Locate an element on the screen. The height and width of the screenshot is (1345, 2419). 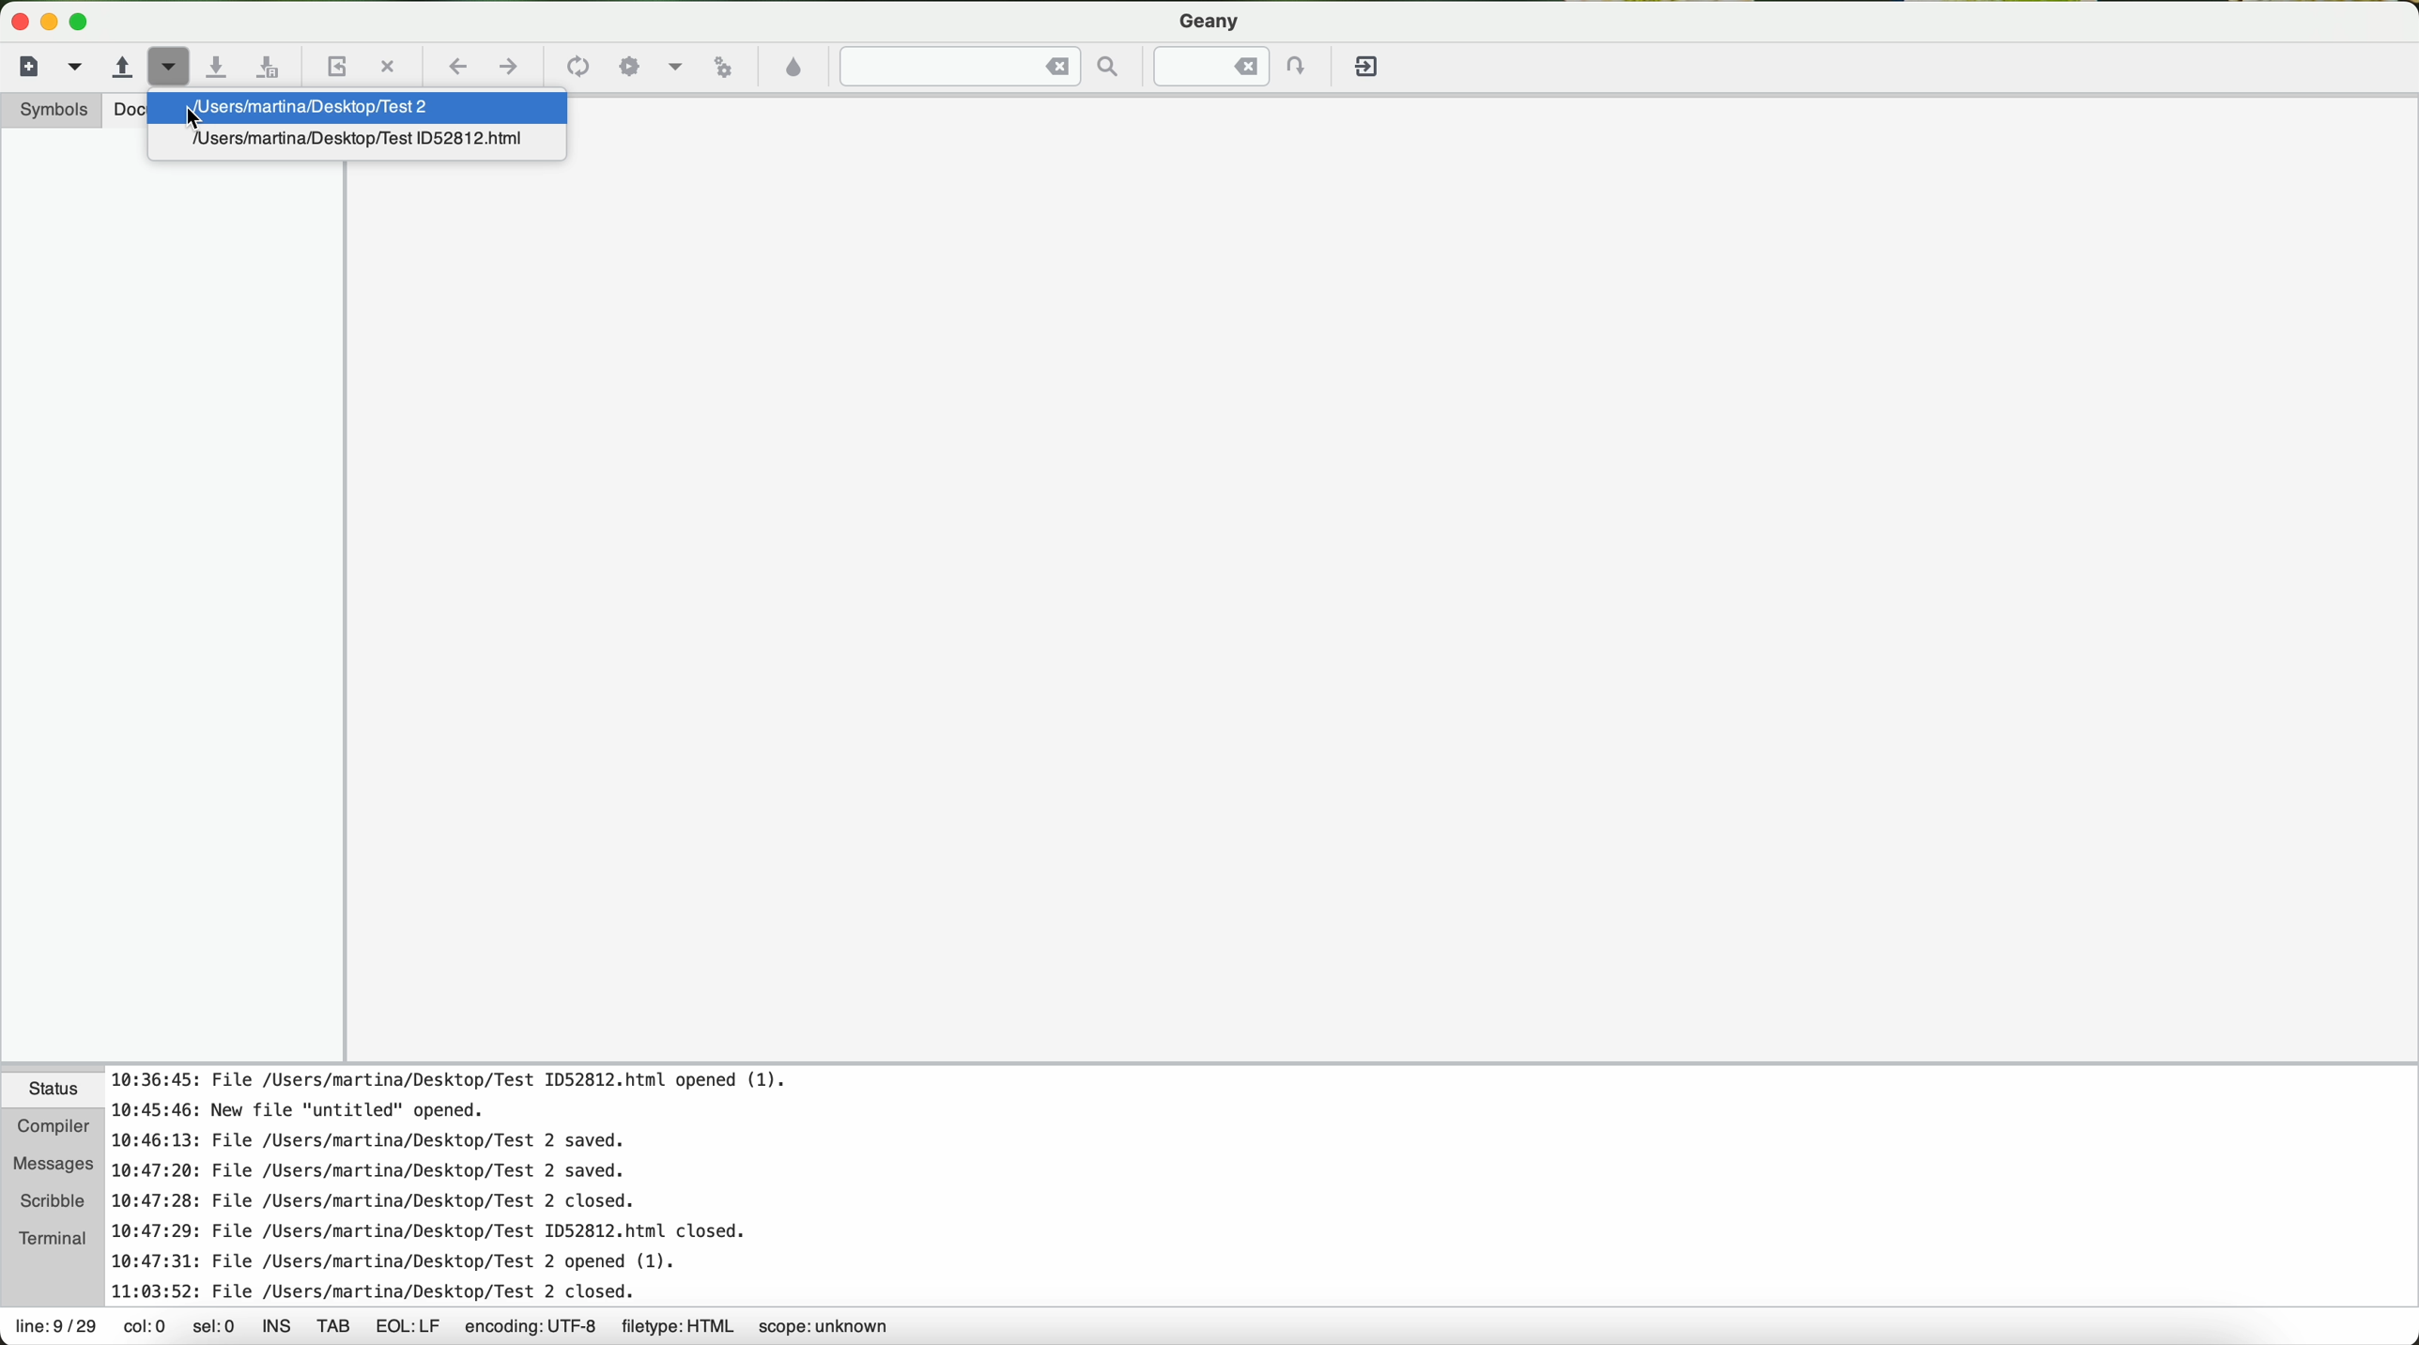
run or view the current file is located at coordinates (719, 66).